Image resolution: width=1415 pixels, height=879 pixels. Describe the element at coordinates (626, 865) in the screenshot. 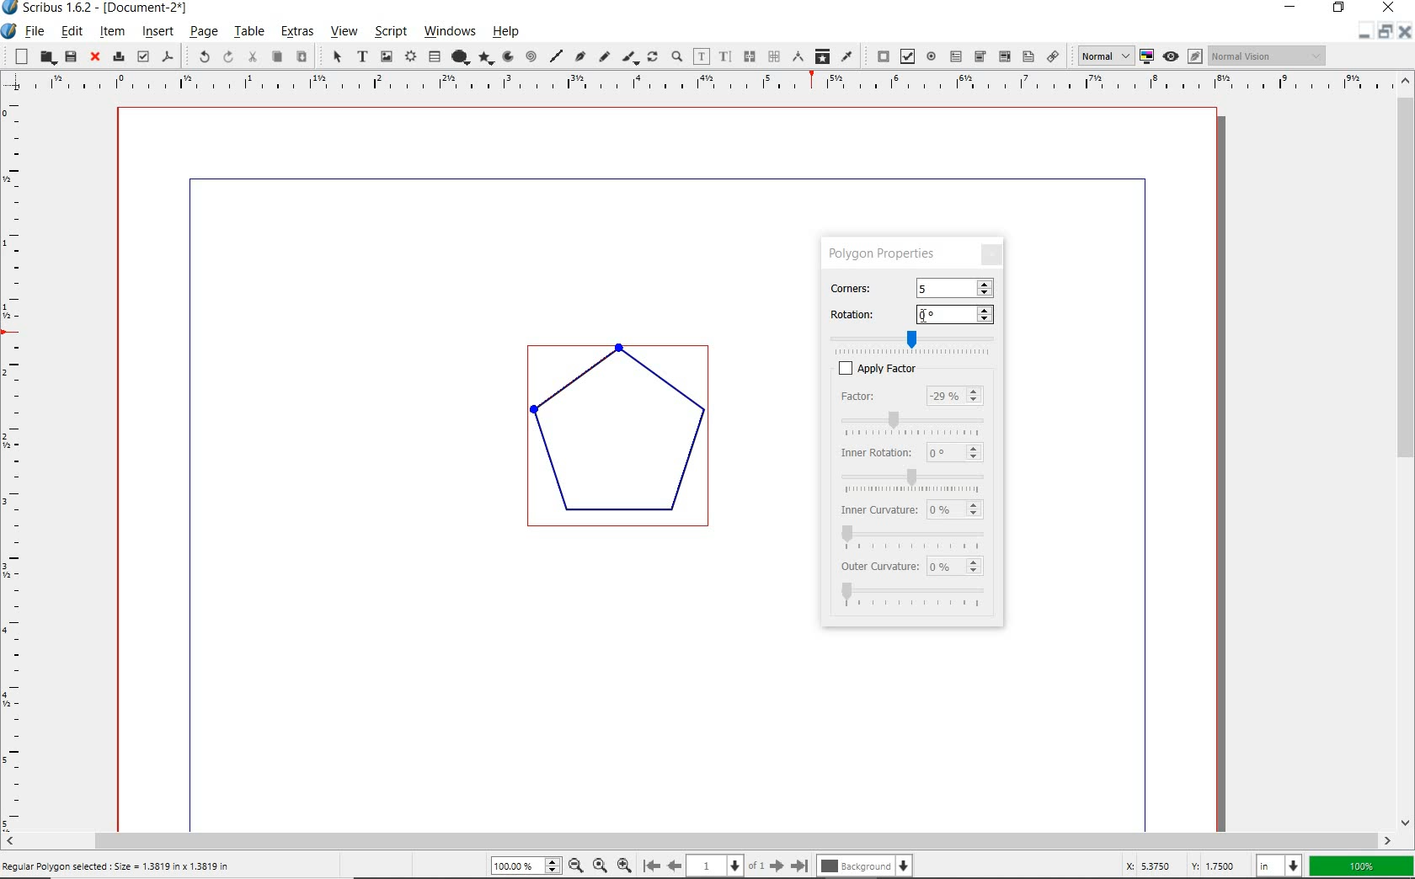

I see `Zoom In` at that location.